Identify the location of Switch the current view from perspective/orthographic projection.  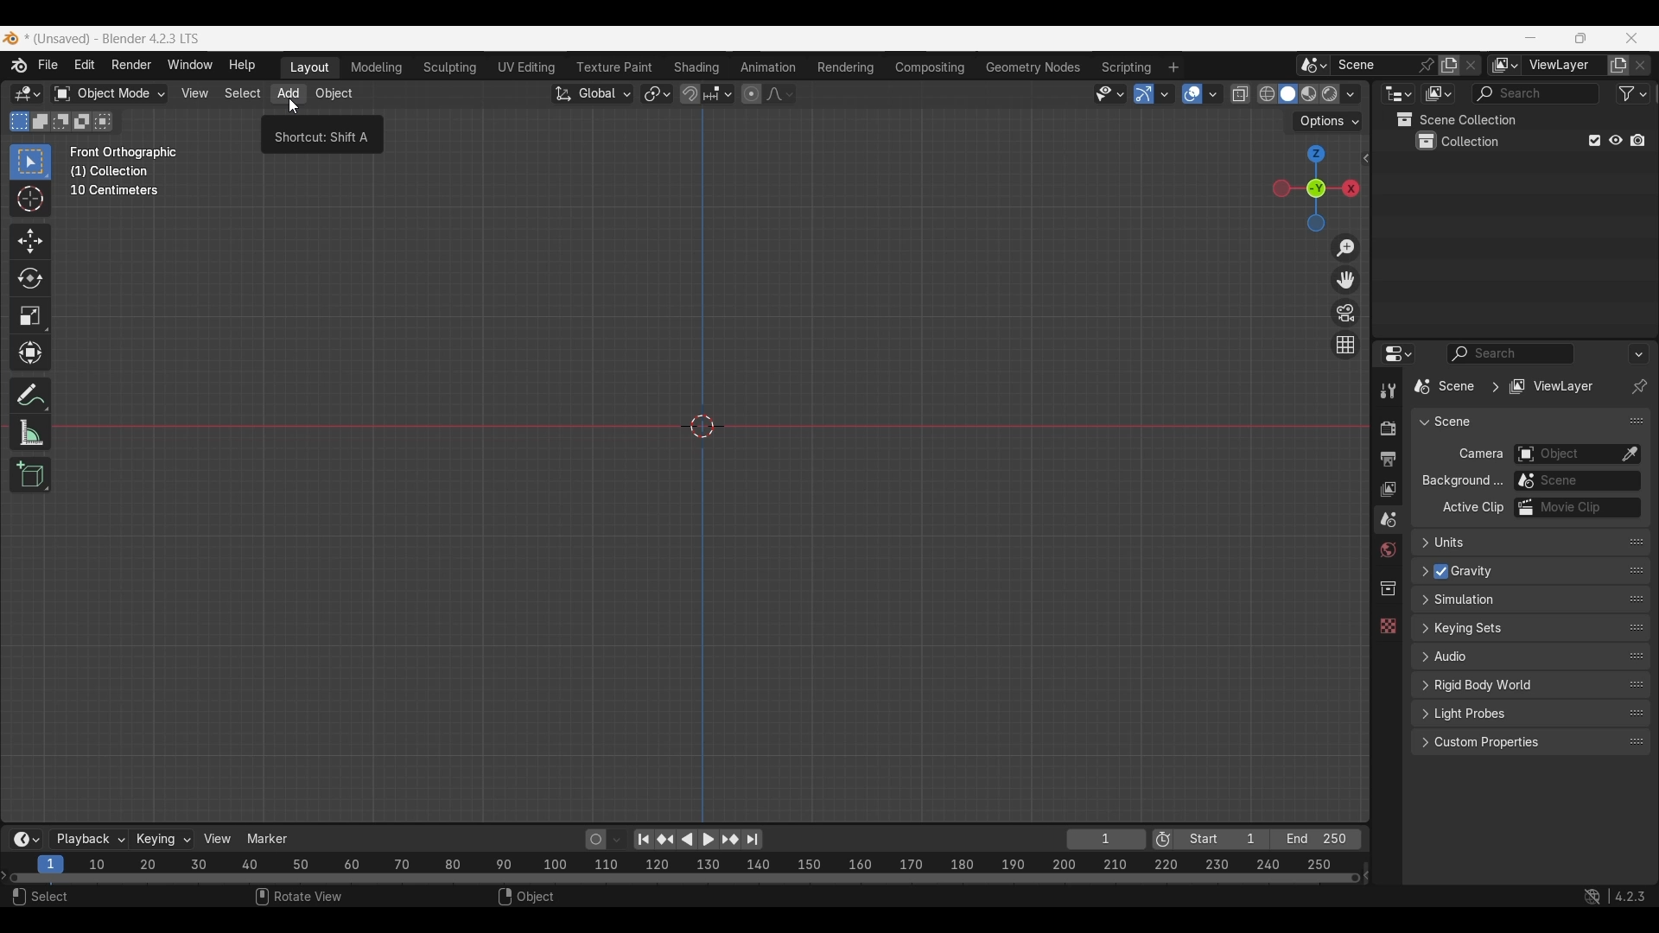
(1344, 344).